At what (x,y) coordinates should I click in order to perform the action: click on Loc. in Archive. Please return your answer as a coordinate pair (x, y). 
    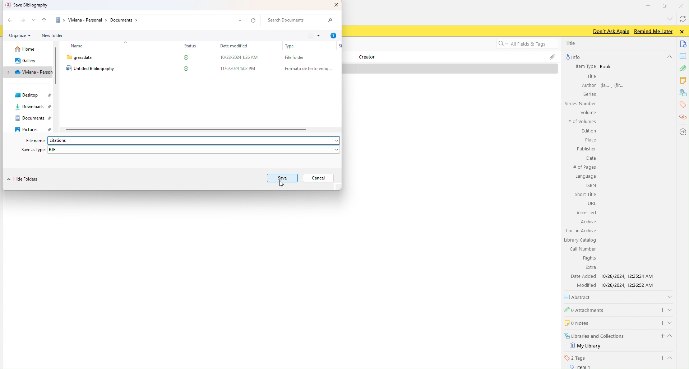
    Looking at the image, I should click on (581, 231).